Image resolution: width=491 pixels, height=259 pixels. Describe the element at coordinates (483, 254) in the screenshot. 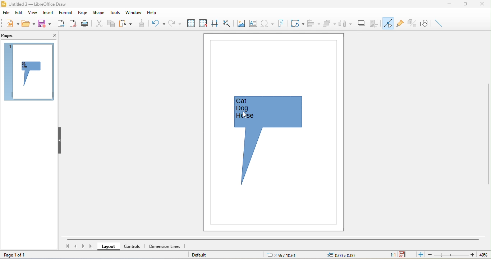

I see `49%` at that location.